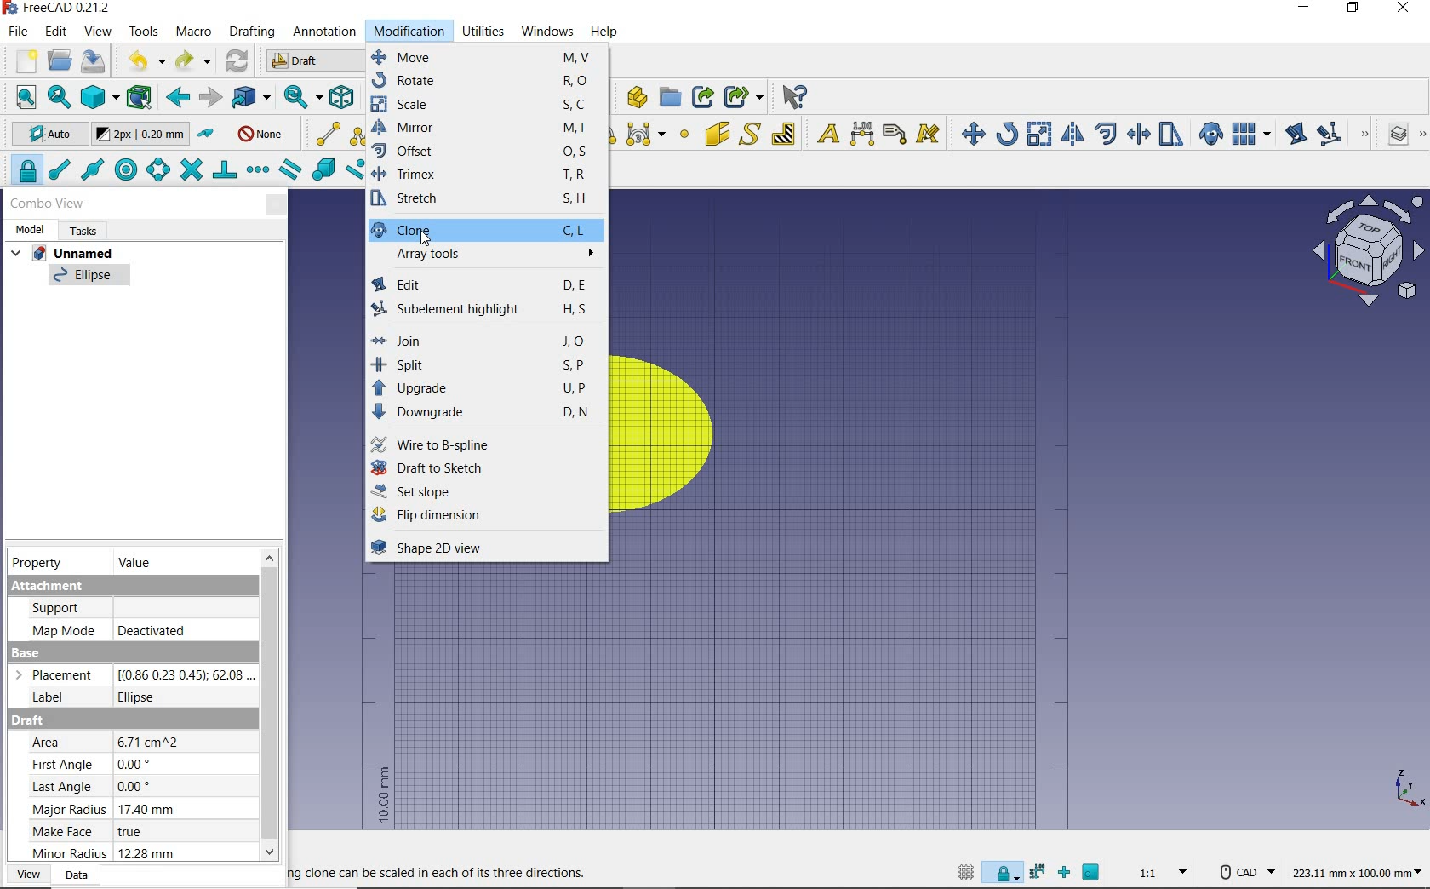 This screenshot has width=1430, height=889. Describe the element at coordinates (484, 284) in the screenshot. I see `edit` at that location.